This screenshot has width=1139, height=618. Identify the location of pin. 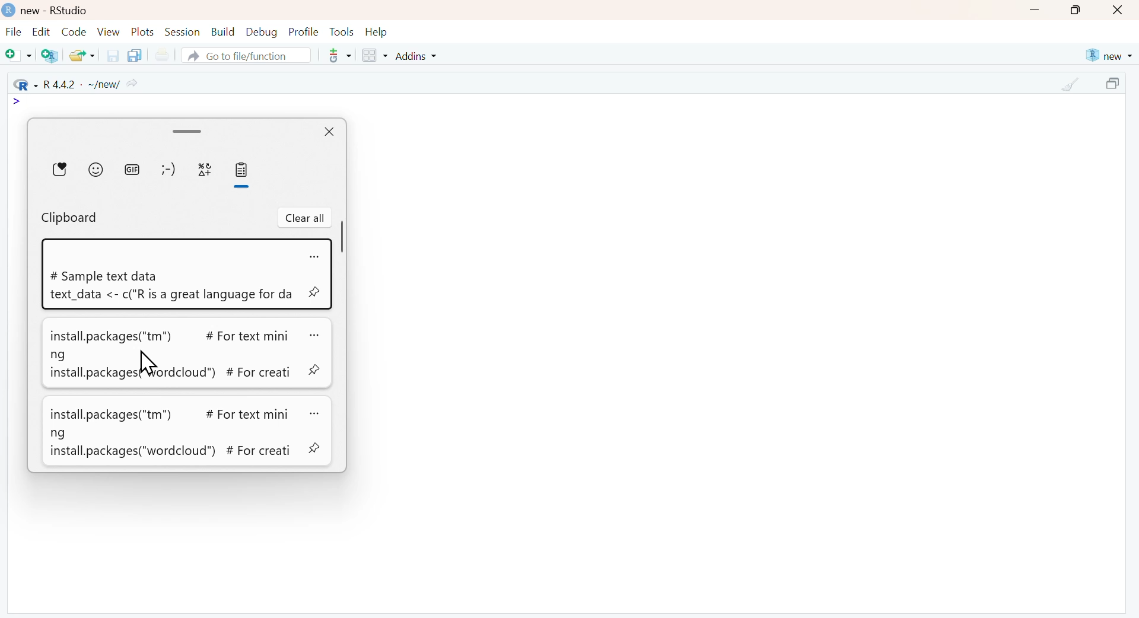
(316, 293).